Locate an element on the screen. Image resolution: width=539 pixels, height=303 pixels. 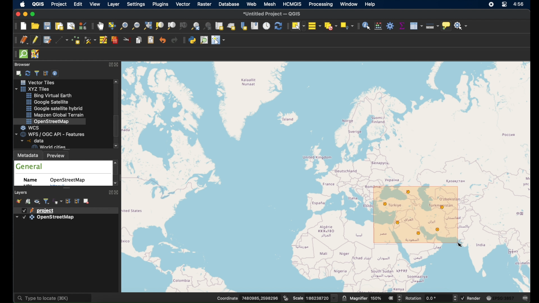
digitize with segment is located at coordinates (63, 41).